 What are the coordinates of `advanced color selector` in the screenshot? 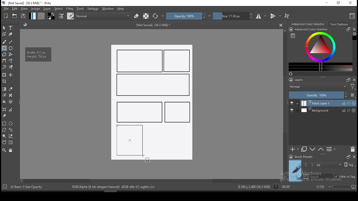 It's located at (319, 49).